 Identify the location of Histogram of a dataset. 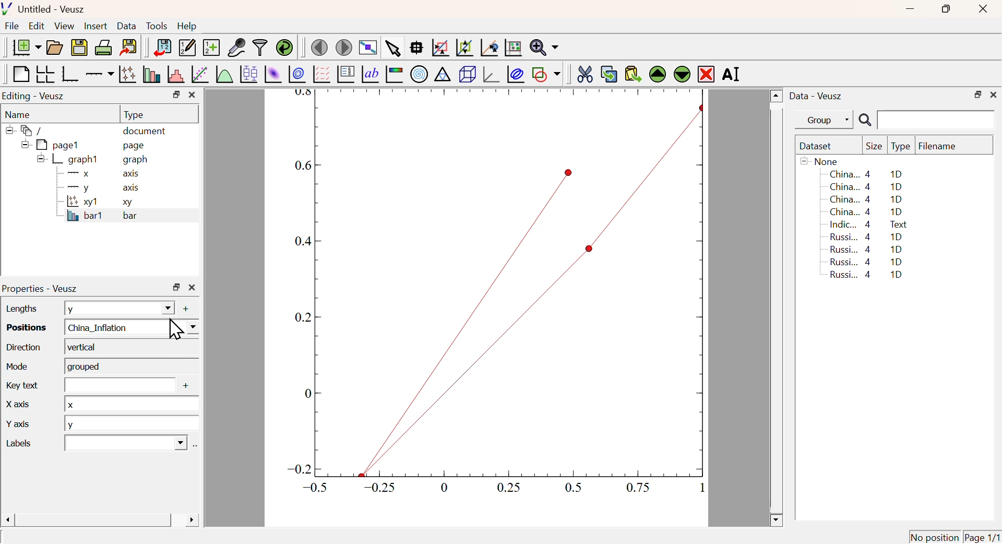
(176, 75).